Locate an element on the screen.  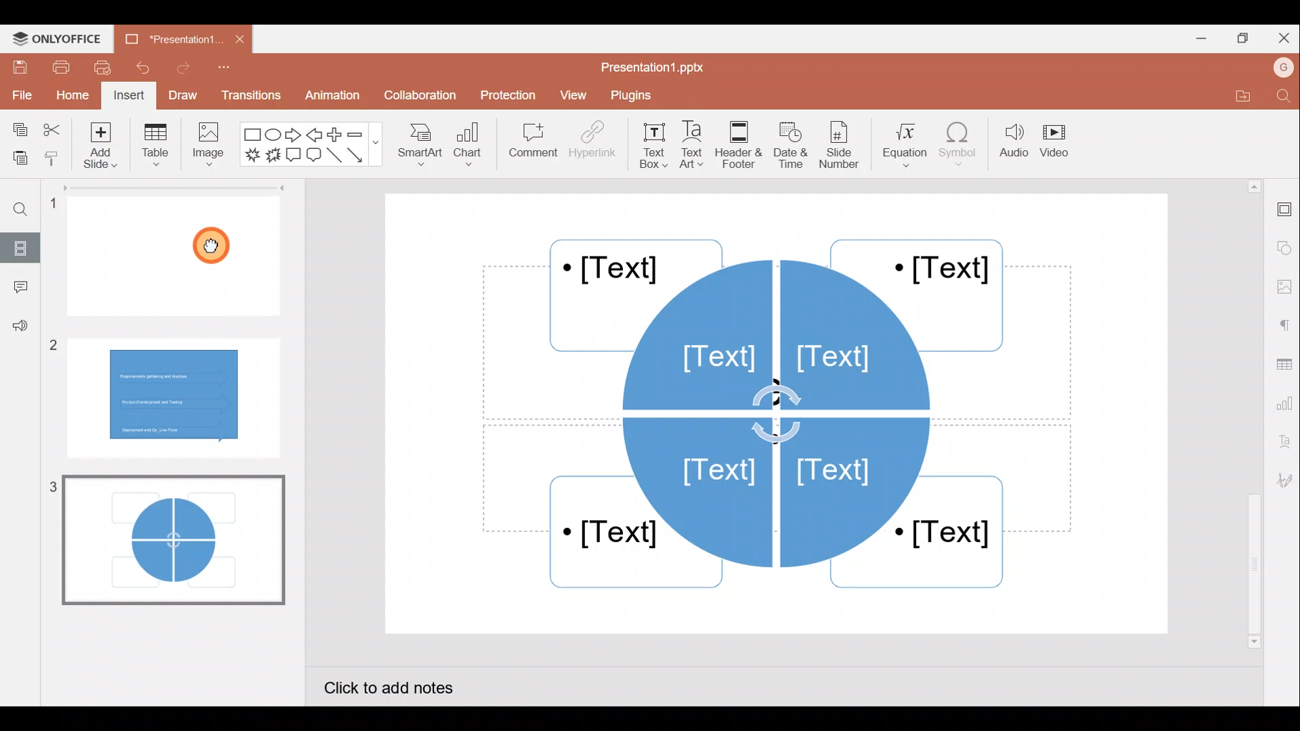
Slide settings is located at coordinates (1283, 211).